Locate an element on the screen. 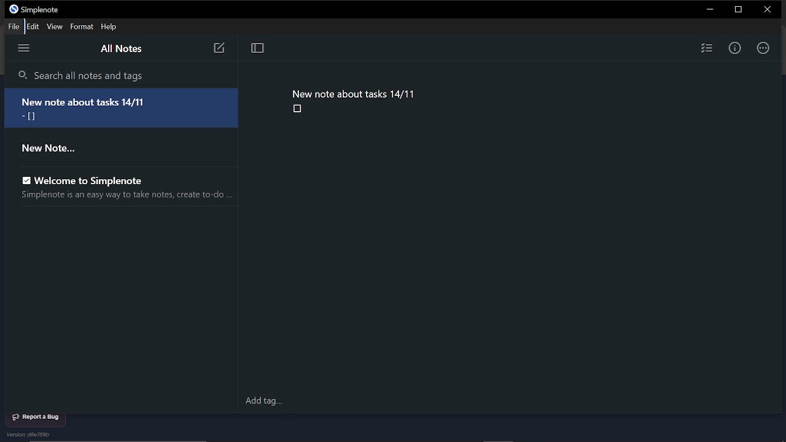 The image size is (786, 442). Restoe down is located at coordinates (737, 10).